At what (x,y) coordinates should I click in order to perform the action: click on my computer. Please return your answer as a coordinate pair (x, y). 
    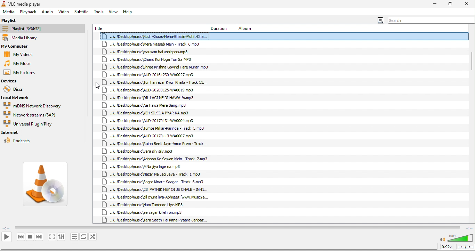
    Looking at the image, I should click on (21, 47).